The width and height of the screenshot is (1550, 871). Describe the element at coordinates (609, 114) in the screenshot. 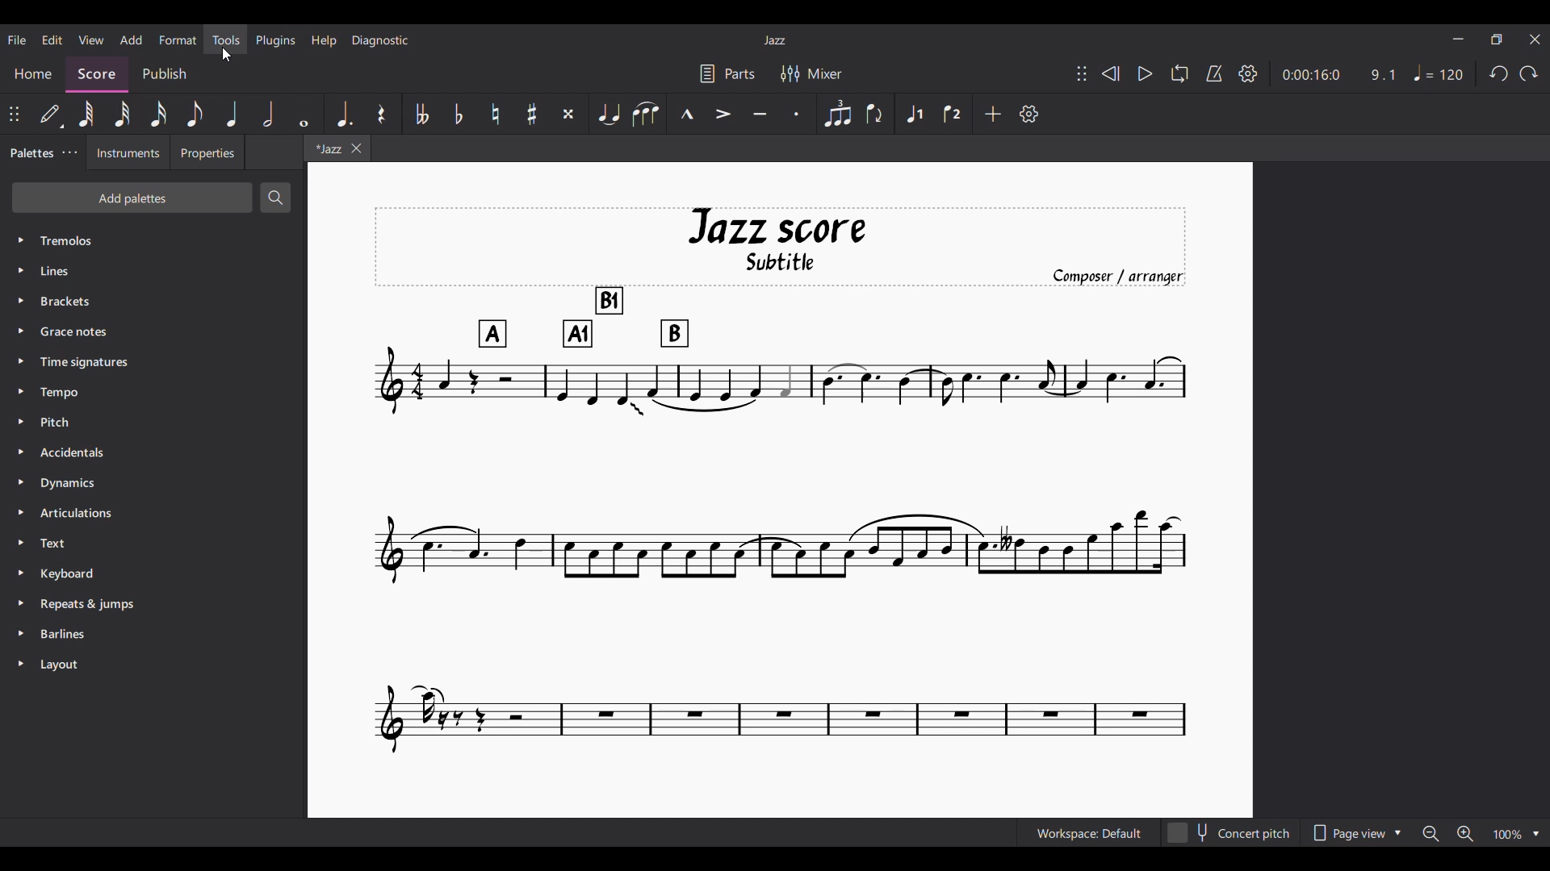

I see `Tie` at that location.